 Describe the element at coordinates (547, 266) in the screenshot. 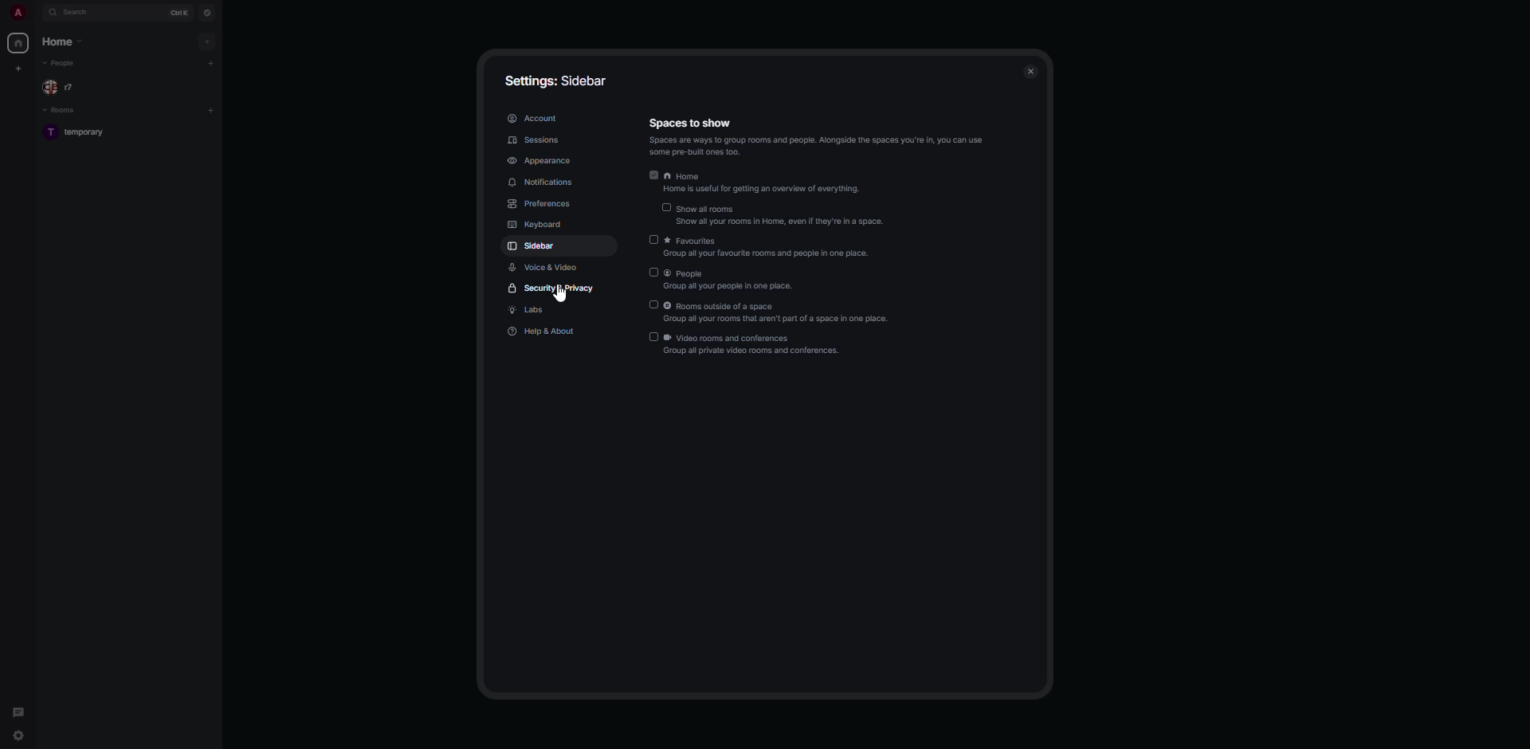

I see `voice & video` at that location.